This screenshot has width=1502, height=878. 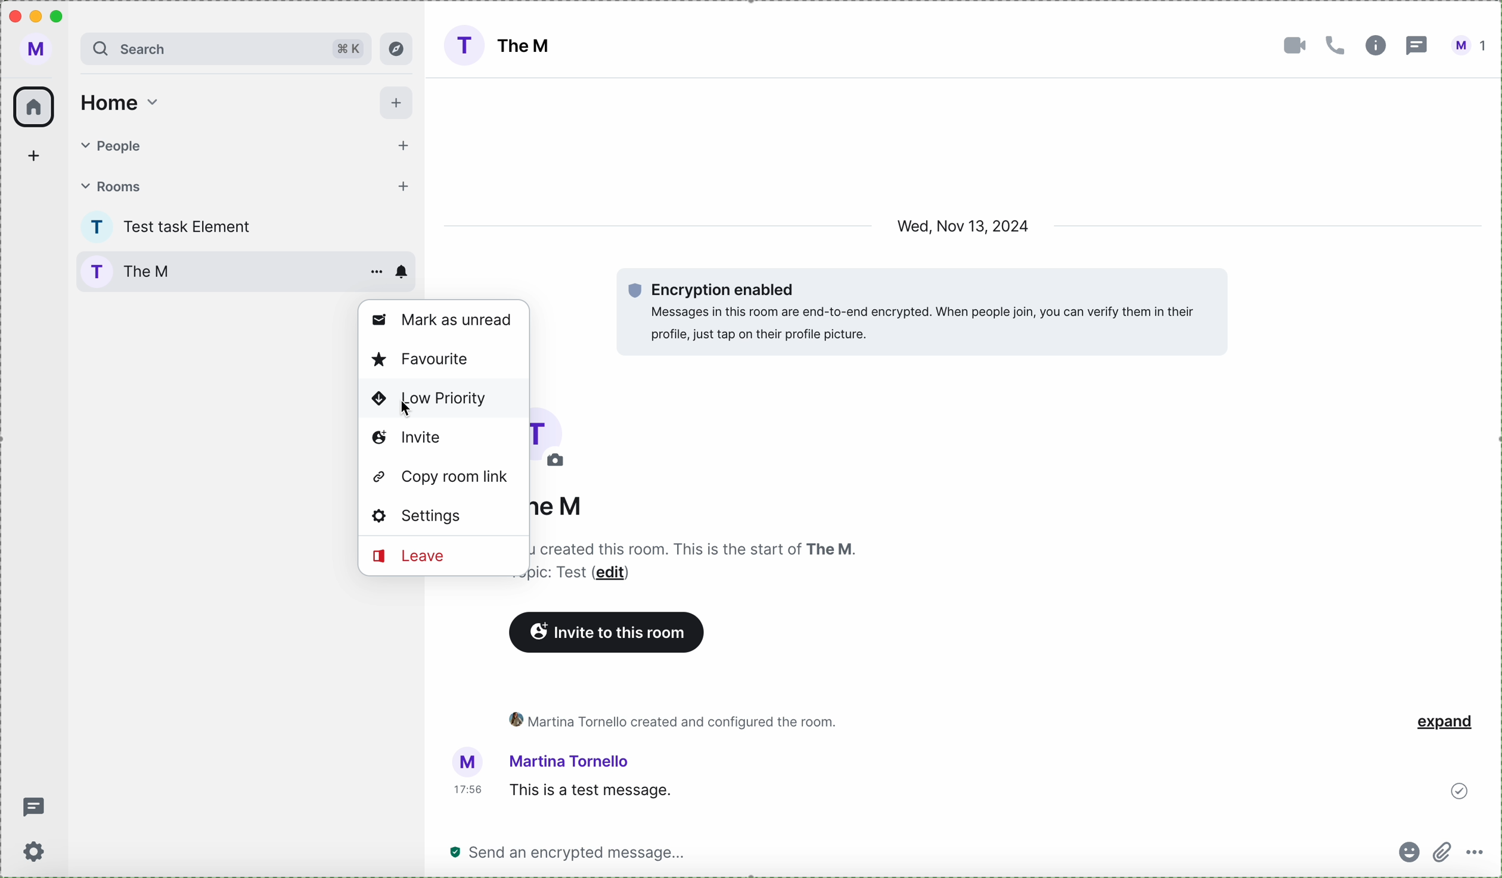 What do you see at coordinates (1337, 46) in the screenshot?
I see `call` at bounding box center [1337, 46].